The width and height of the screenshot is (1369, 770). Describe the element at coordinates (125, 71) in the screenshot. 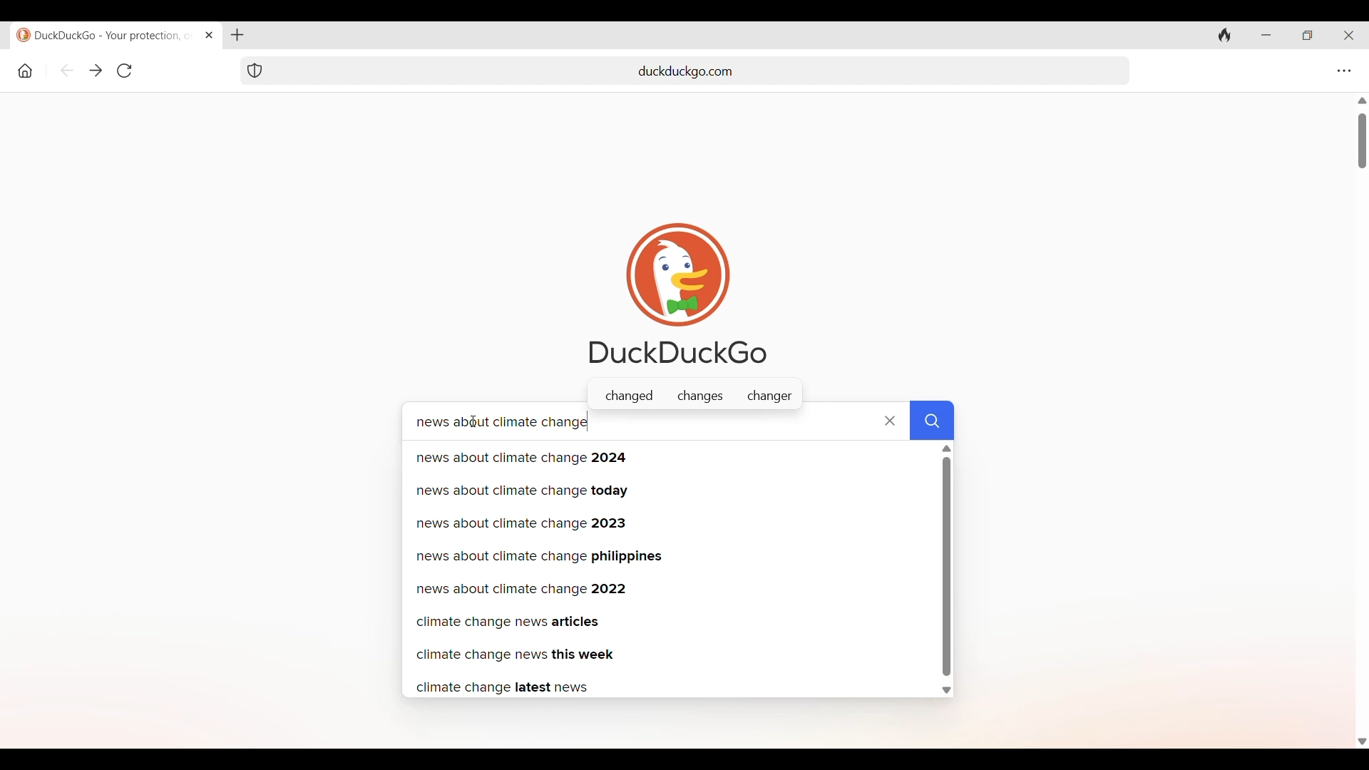

I see `Refresh page` at that location.